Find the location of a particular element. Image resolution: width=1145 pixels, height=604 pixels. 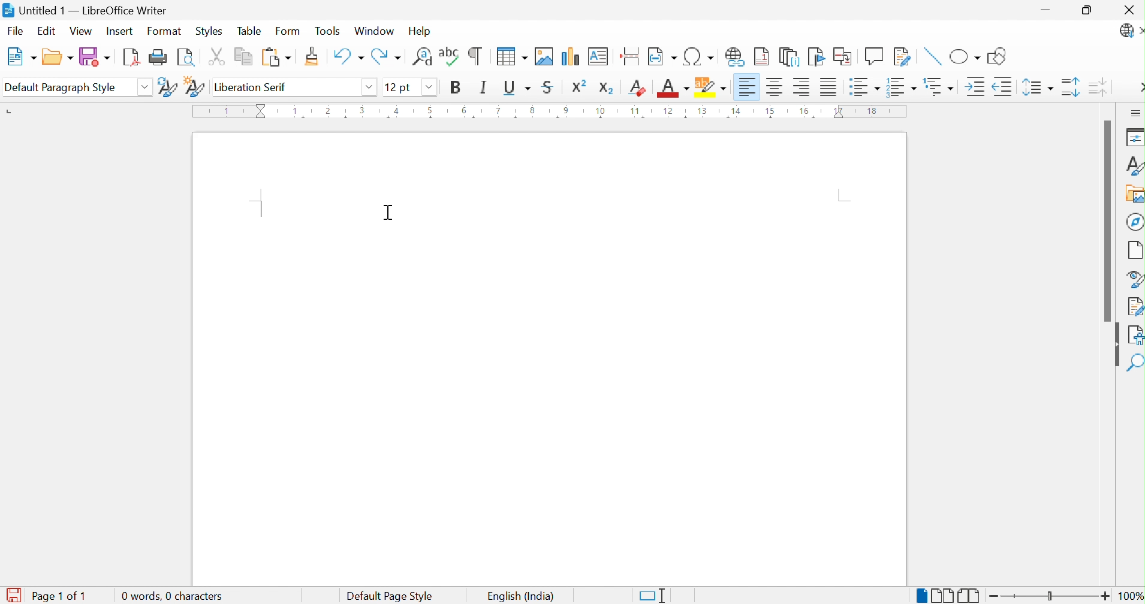

Decrease Indent is located at coordinates (1004, 86).